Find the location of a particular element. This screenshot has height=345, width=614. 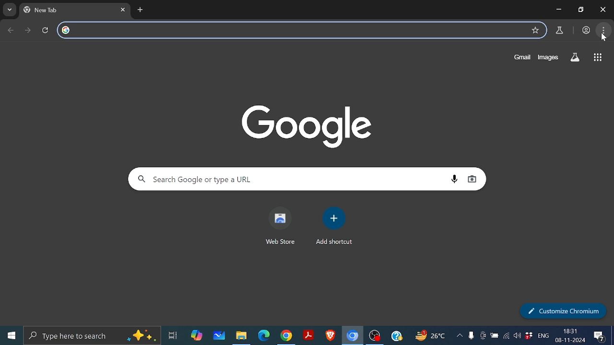

Reload is located at coordinates (48, 30).